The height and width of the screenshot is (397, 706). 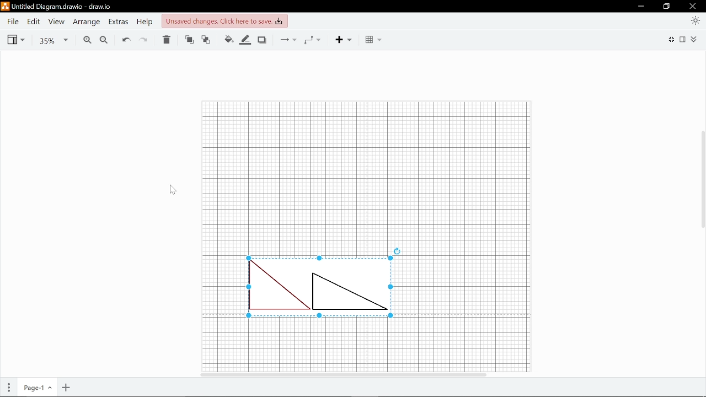 I want to click on File, so click(x=13, y=22).